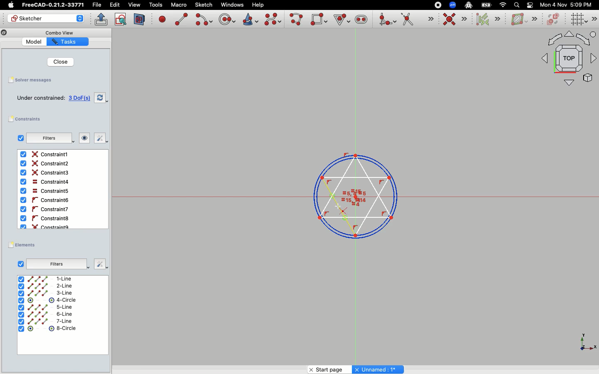  Describe the element at coordinates (48, 300) in the screenshot. I see `4-Circle` at that location.